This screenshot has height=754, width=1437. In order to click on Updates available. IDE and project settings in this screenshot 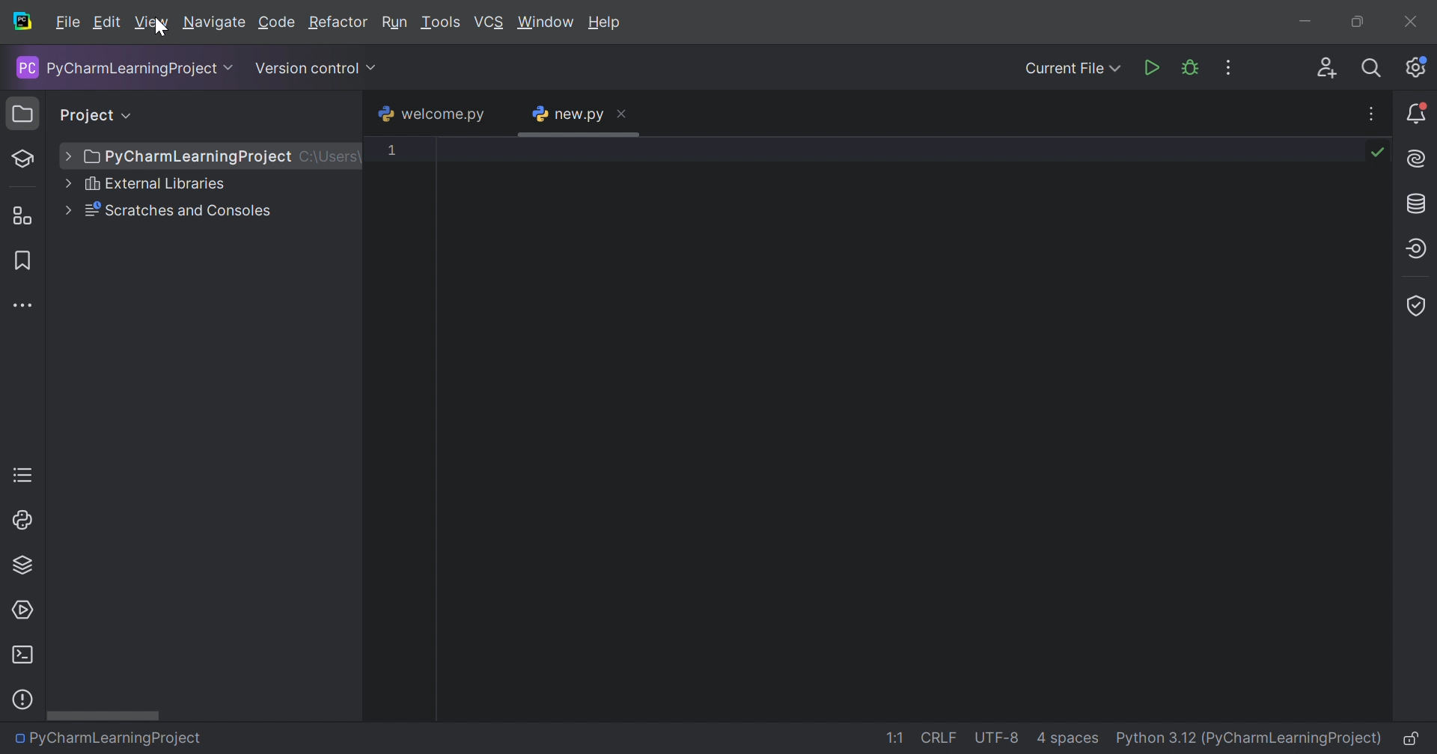, I will do `click(1418, 67)`.